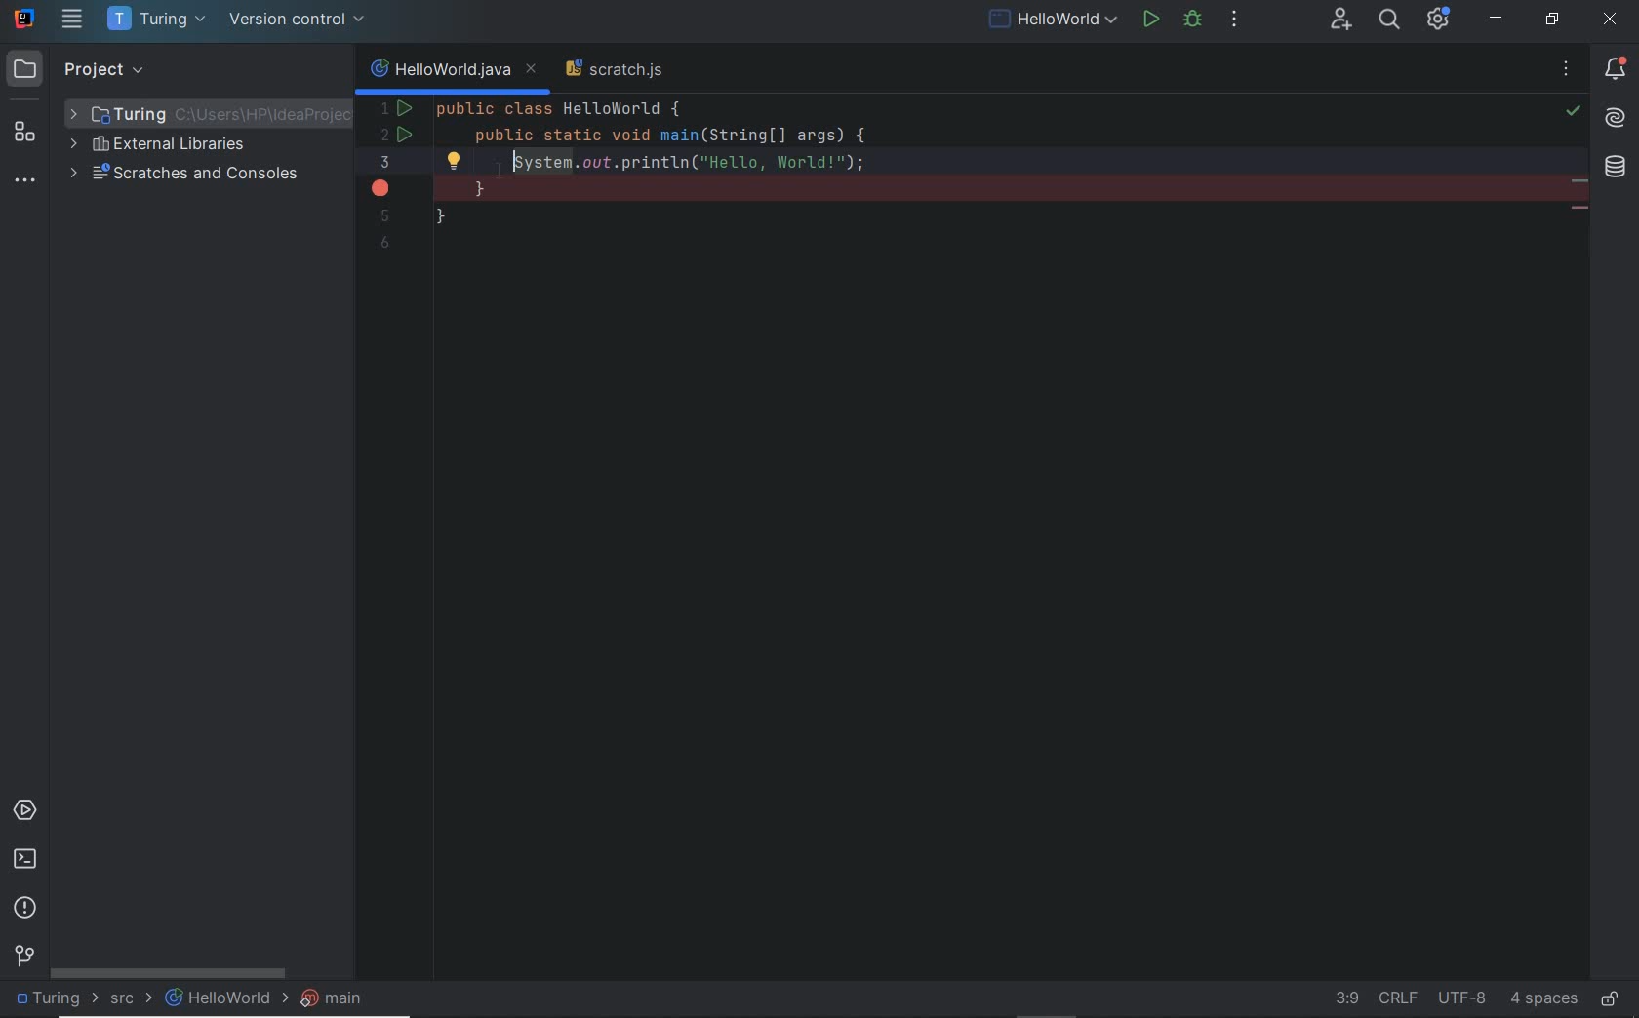  What do you see at coordinates (1192, 21) in the screenshot?
I see `debug` at bounding box center [1192, 21].